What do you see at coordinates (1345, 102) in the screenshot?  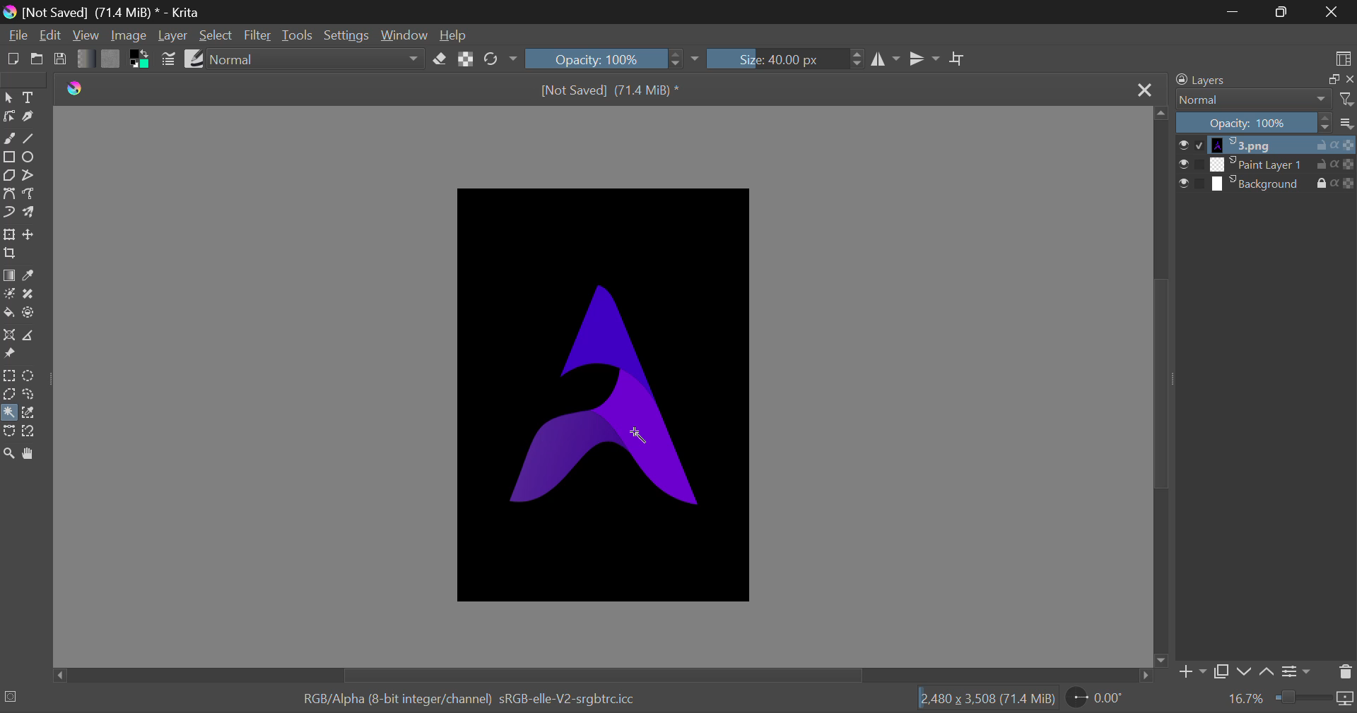 I see `filter` at bounding box center [1345, 102].